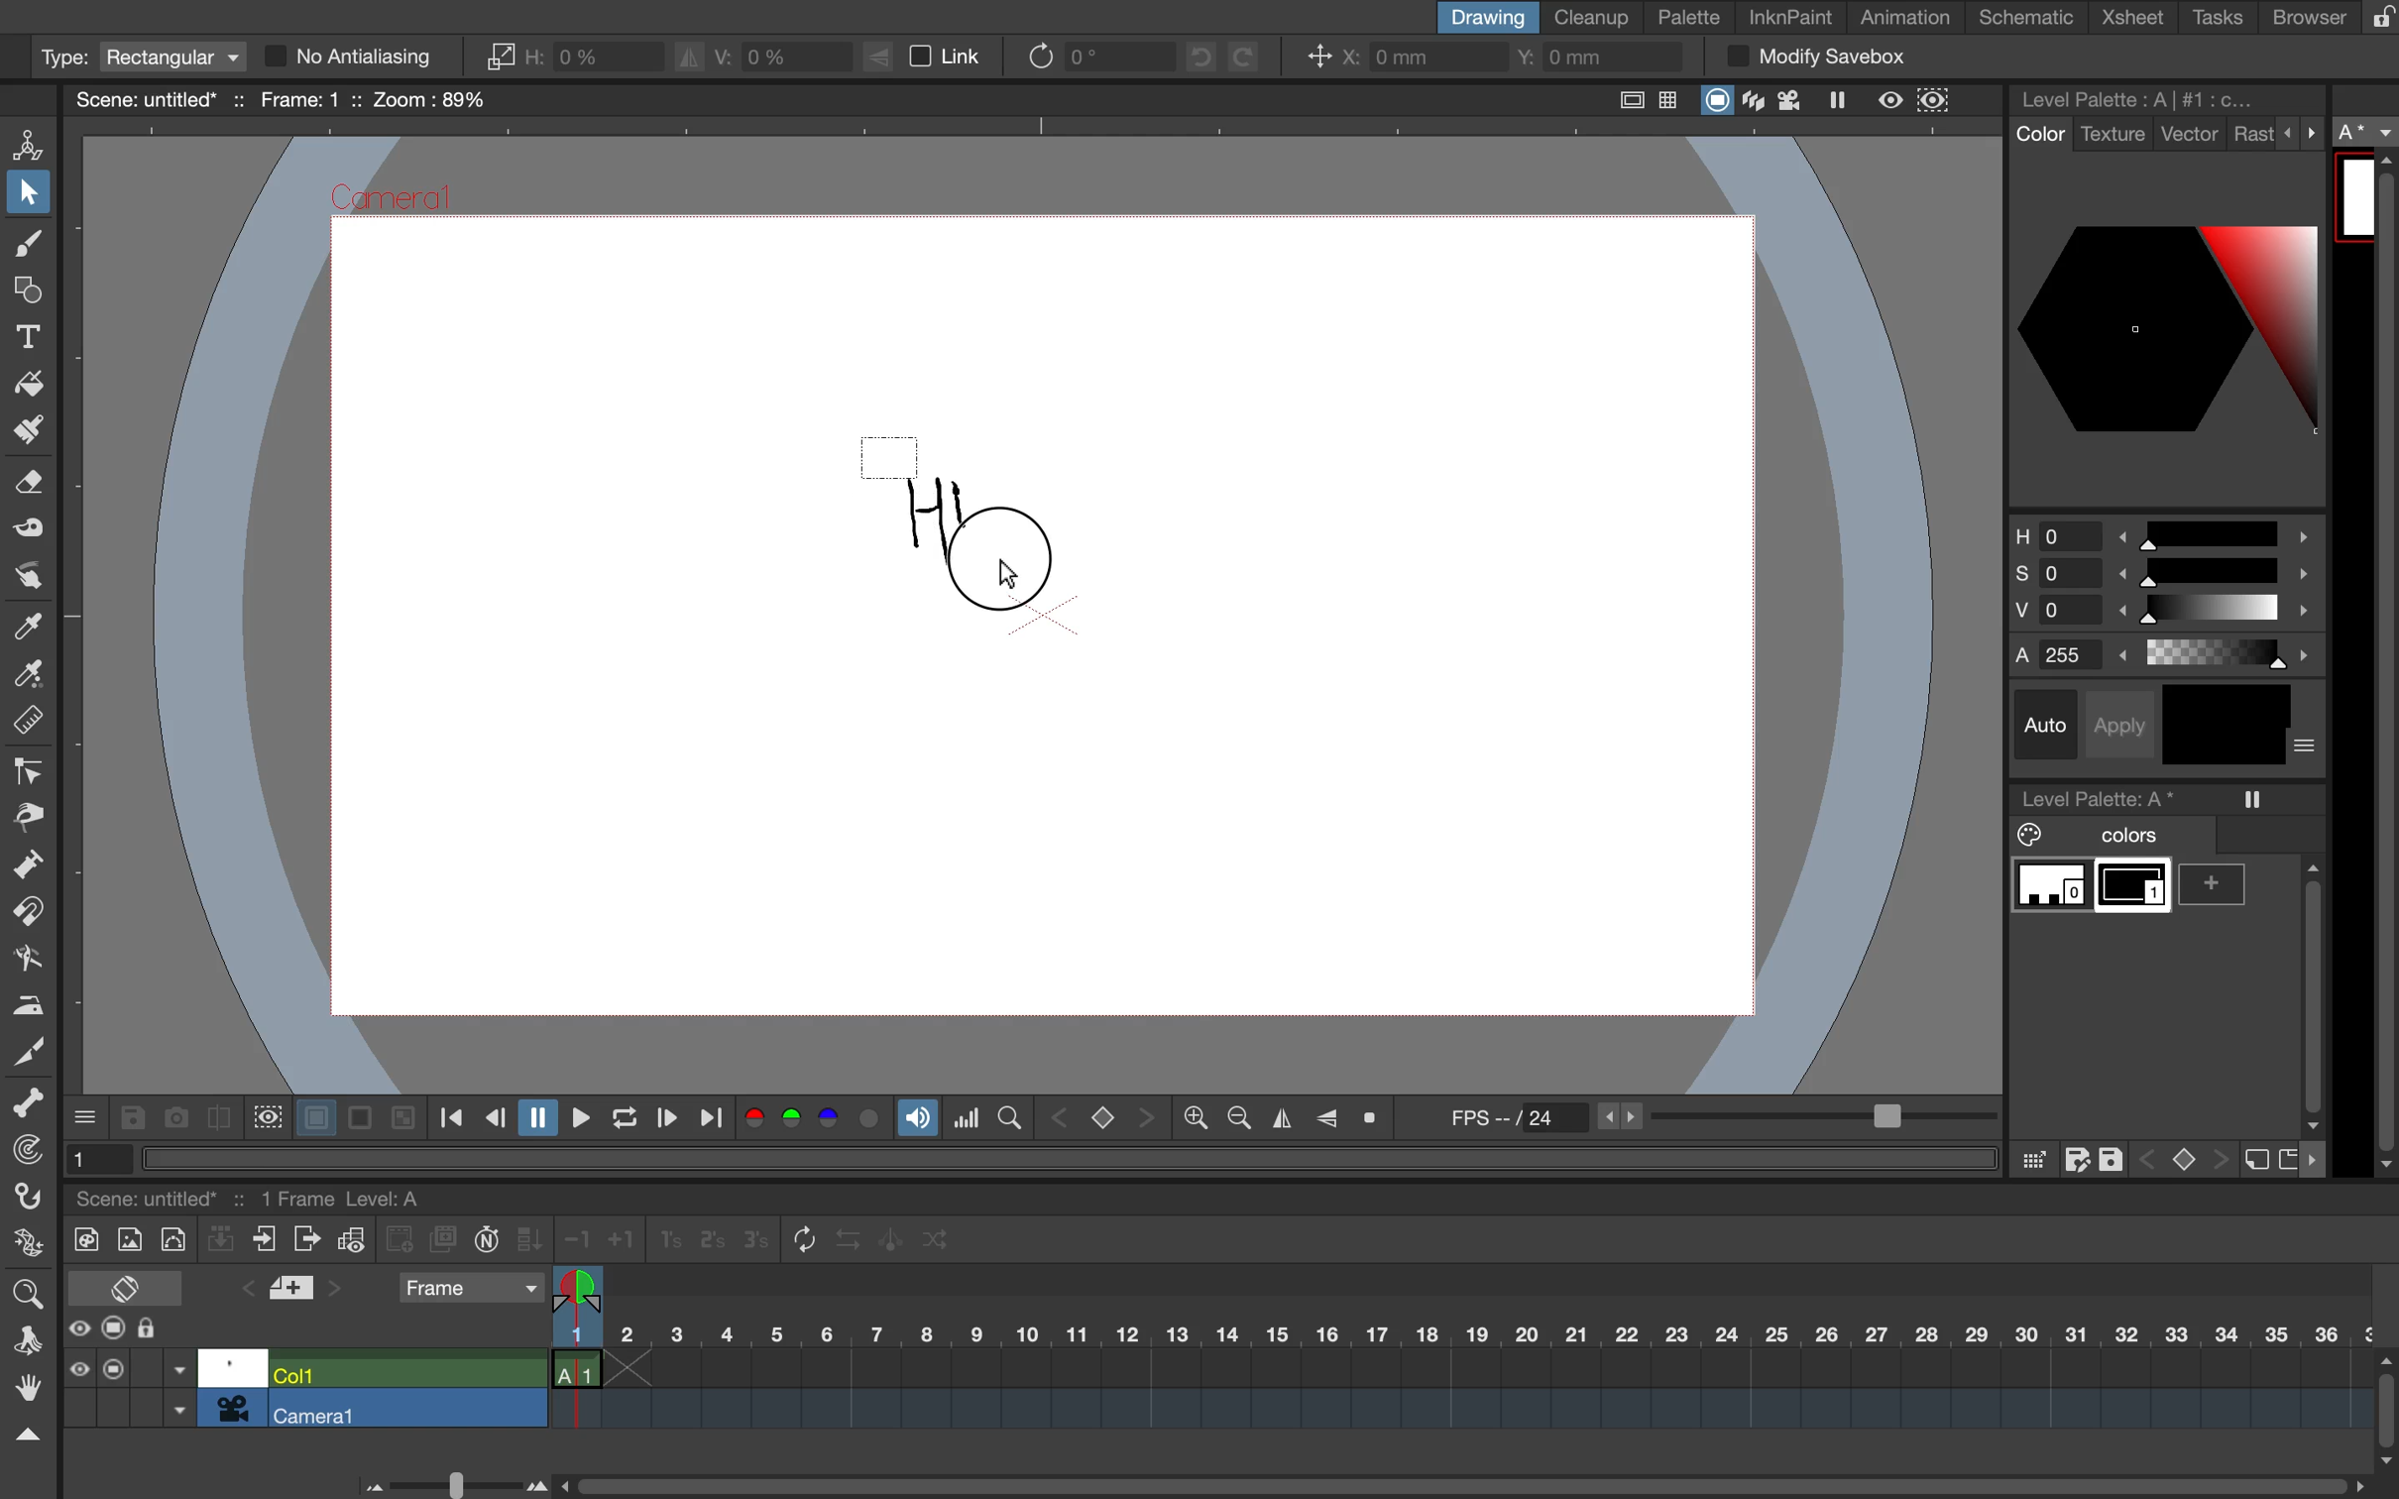 This screenshot has width=2399, height=1499. Describe the element at coordinates (2214, 18) in the screenshot. I see `tasks` at that location.